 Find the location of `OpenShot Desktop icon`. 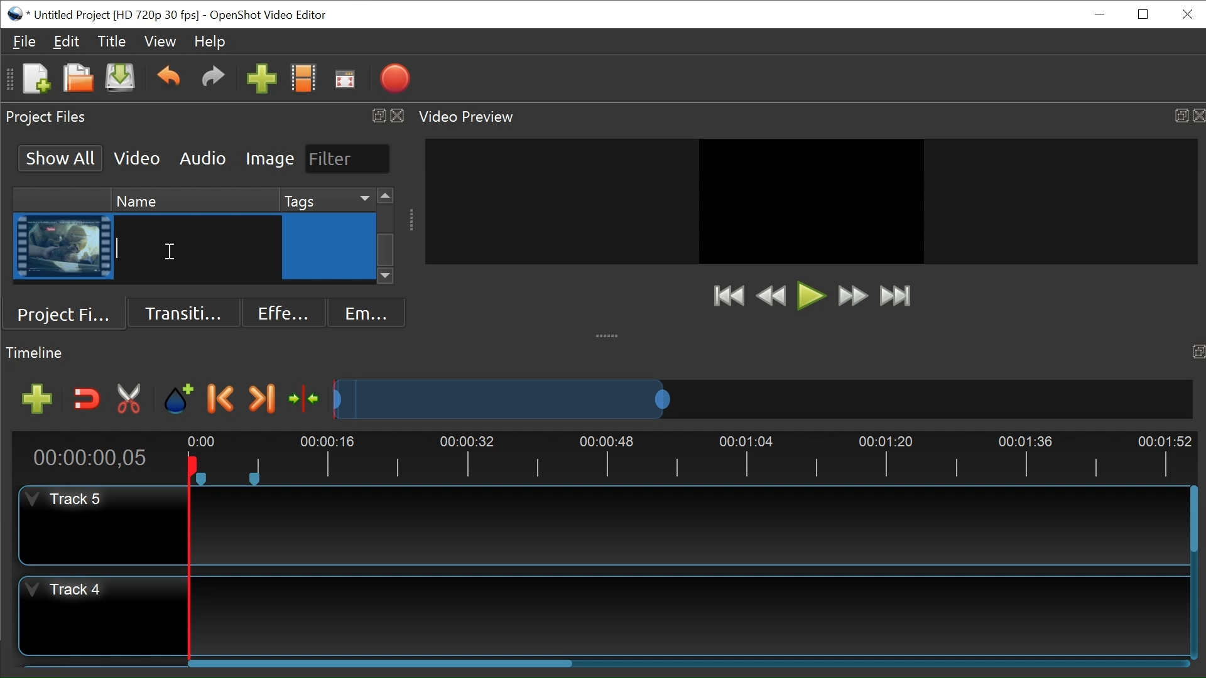

OpenShot Desktop icon is located at coordinates (16, 13).